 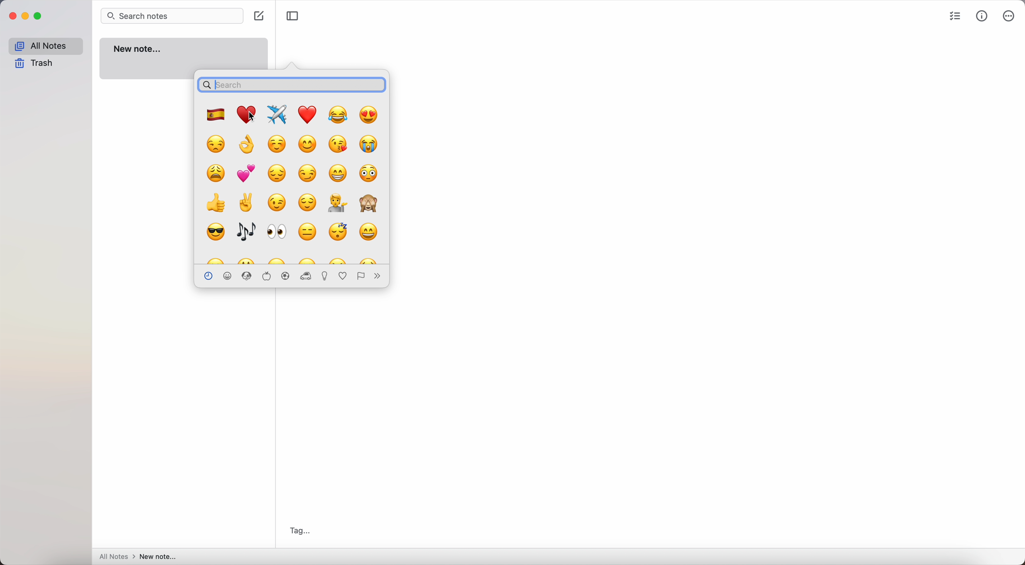 What do you see at coordinates (11, 16) in the screenshot?
I see `close Simplenote` at bounding box center [11, 16].